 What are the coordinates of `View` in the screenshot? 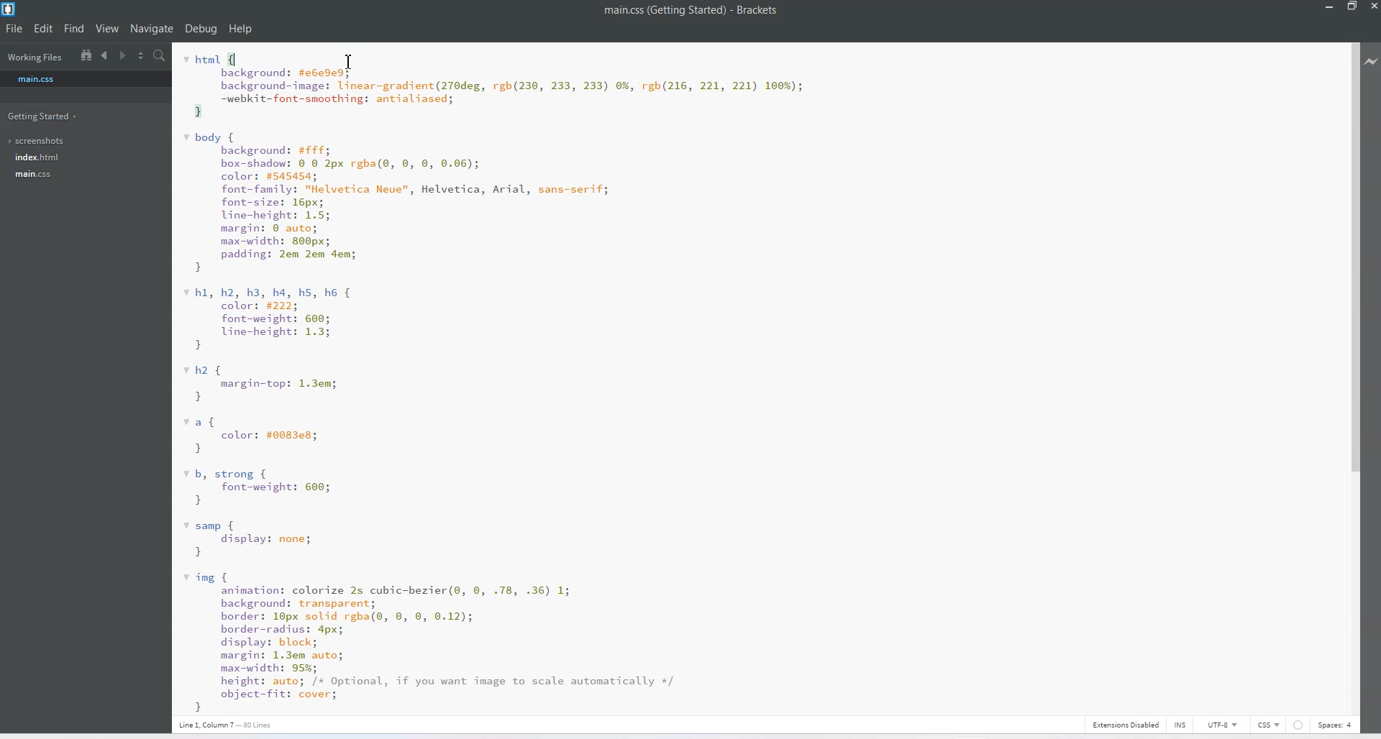 It's located at (107, 29).